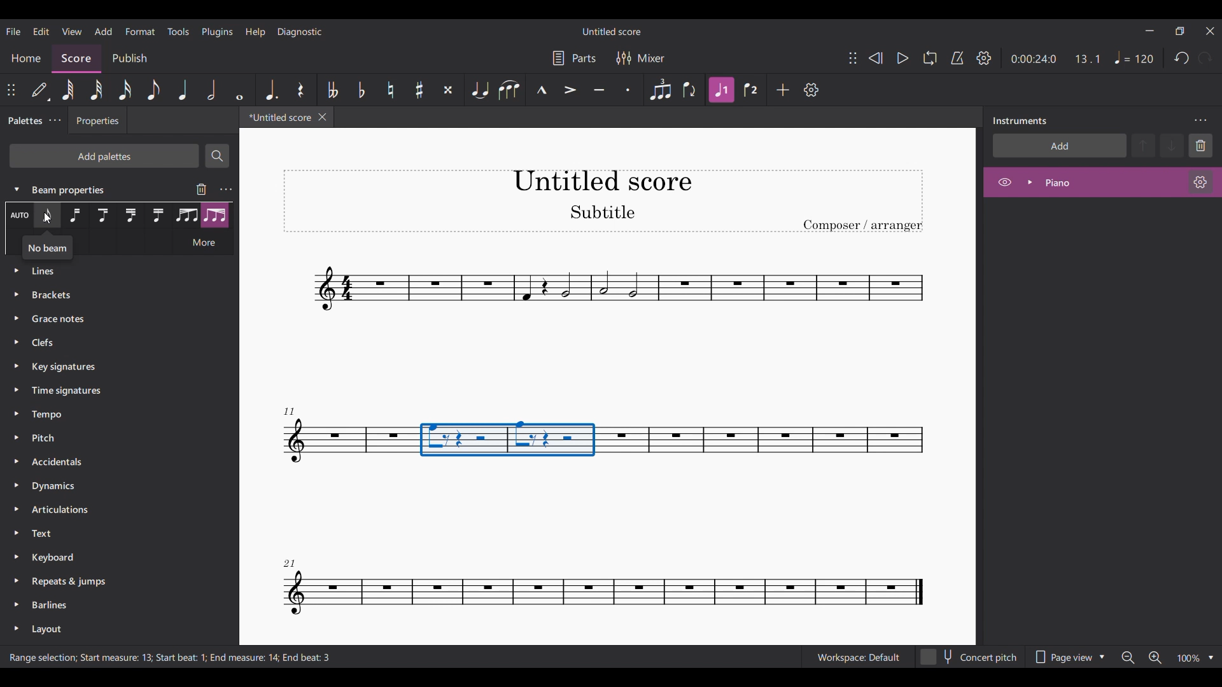 The image size is (1222, 687). Describe the element at coordinates (17, 189) in the screenshot. I see `Collapse` at that location.